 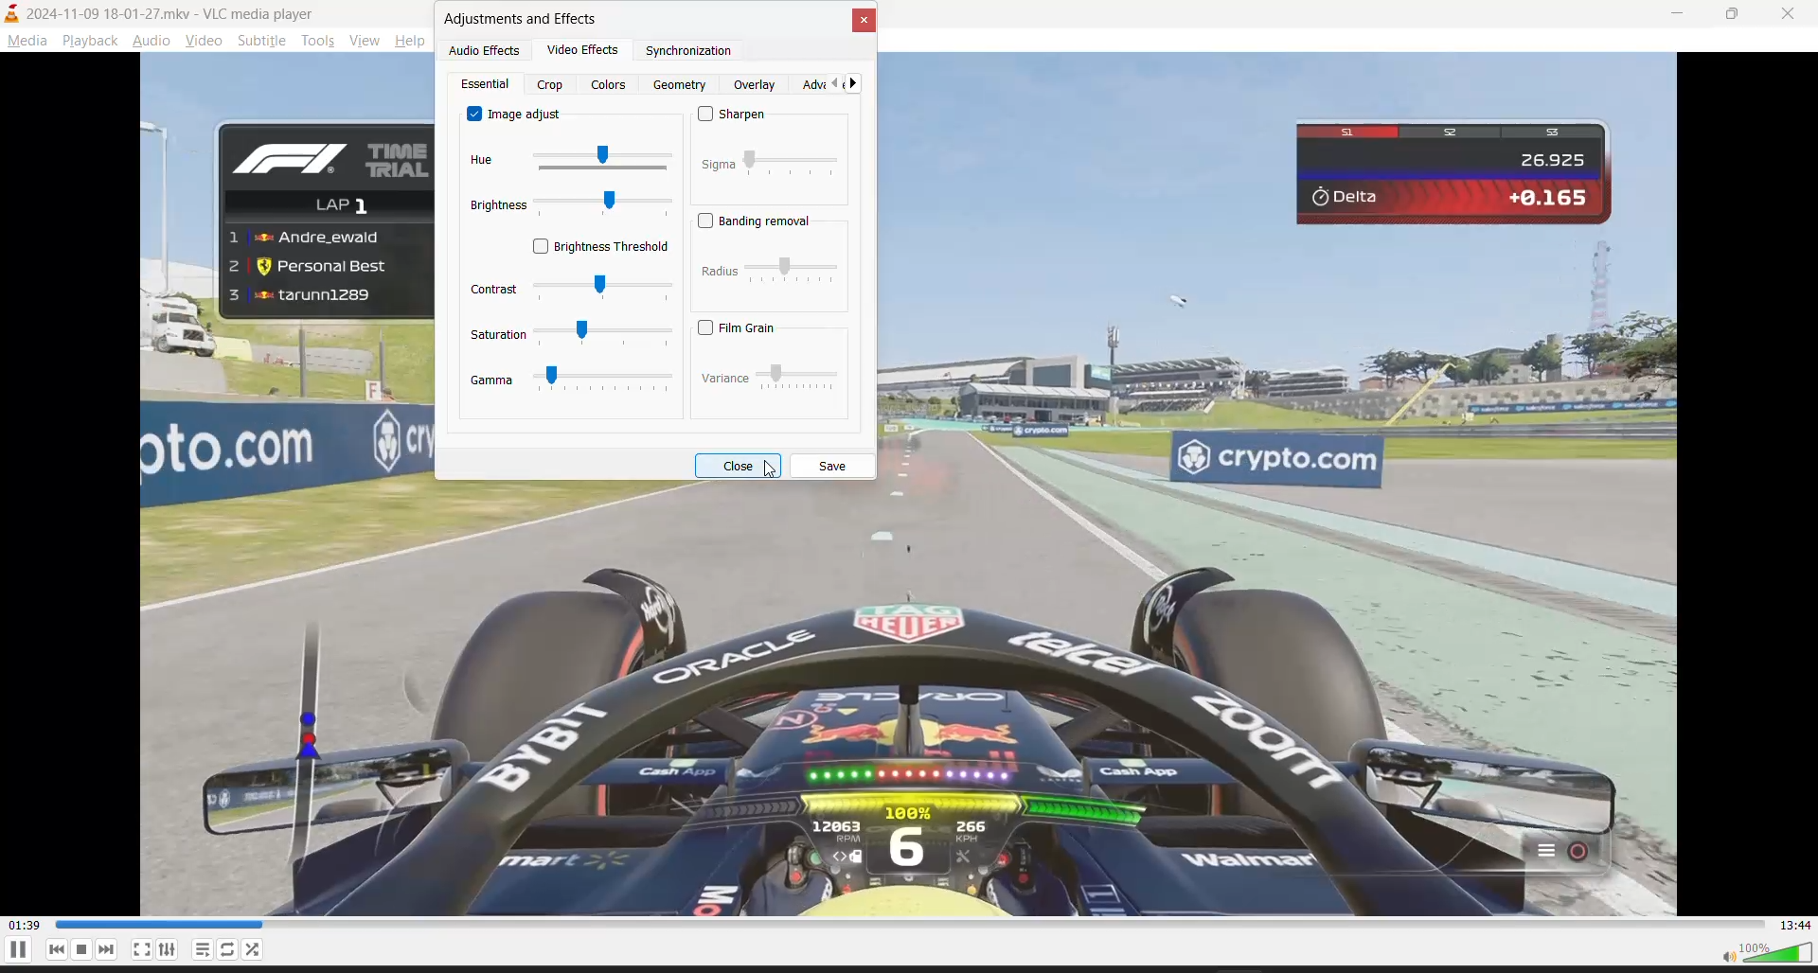 I want to click on adjustments and effects, so click(x=524, y=21).